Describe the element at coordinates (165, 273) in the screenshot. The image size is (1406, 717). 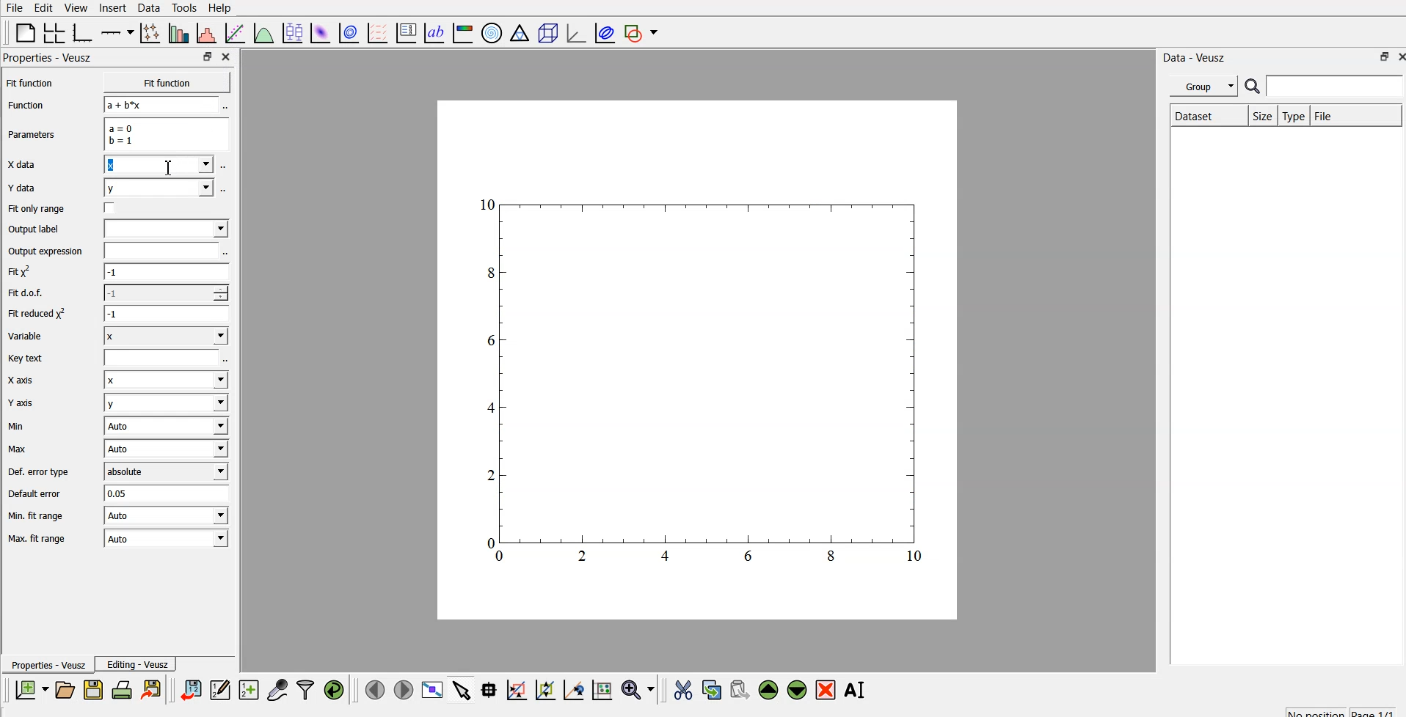
I see `-1` at that location.